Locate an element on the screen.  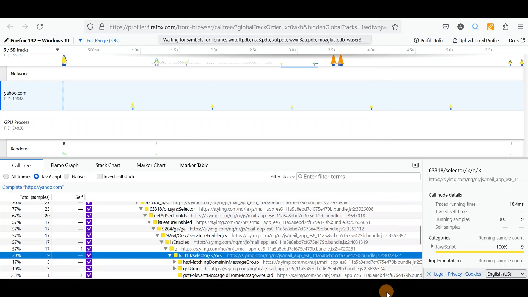
Invert call stack is located at coordinates (116, 178).